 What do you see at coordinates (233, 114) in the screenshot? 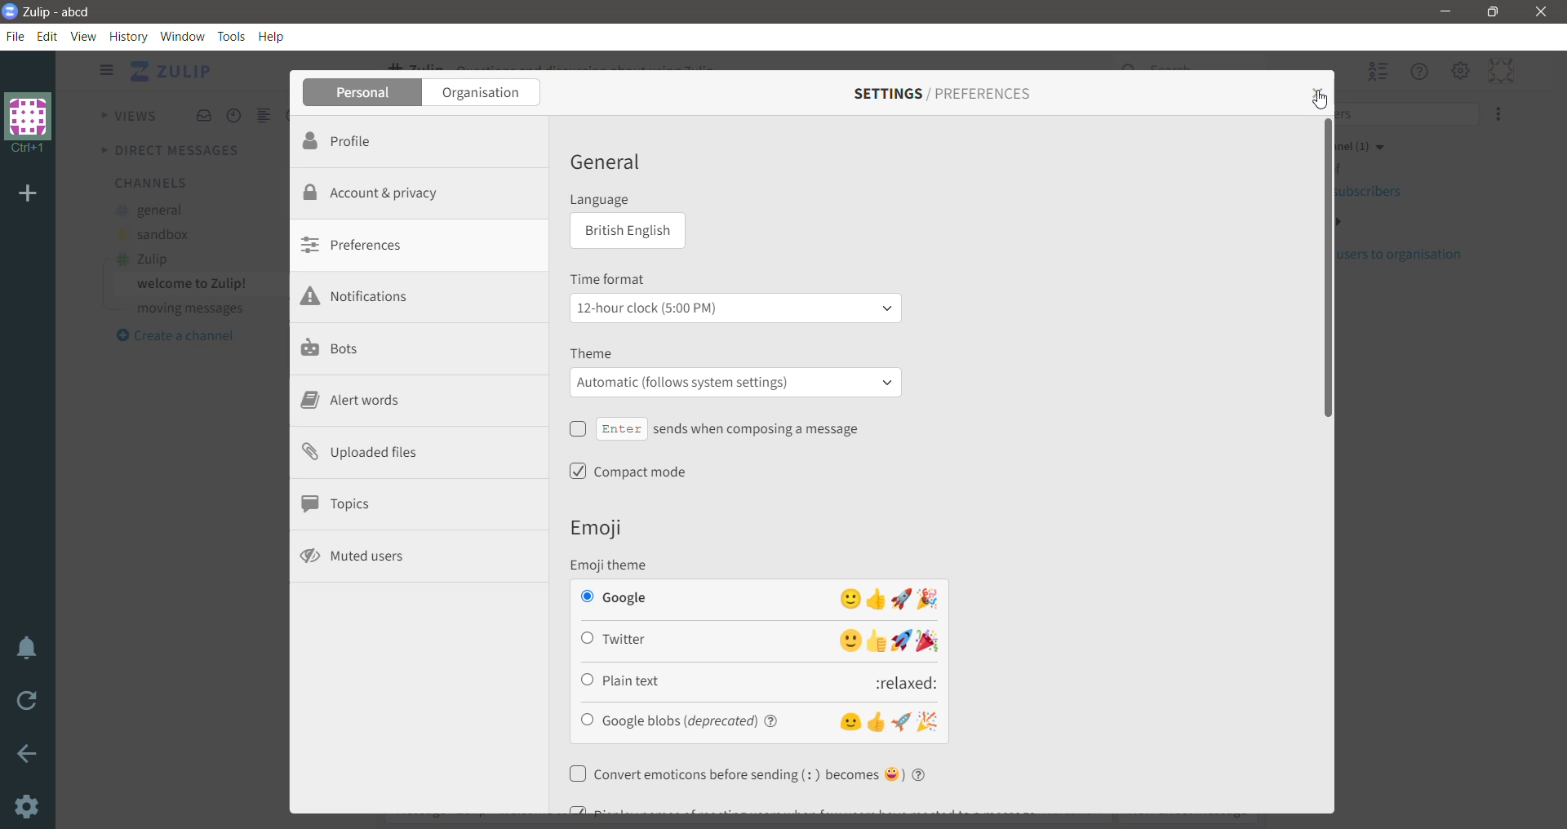
I see `Recent Conversations` at bounding box center [233, 114].